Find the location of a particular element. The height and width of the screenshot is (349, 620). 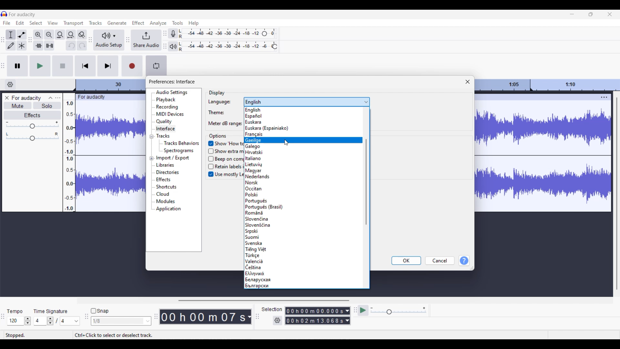

Time signature settings is located at coordinates (57, 321).